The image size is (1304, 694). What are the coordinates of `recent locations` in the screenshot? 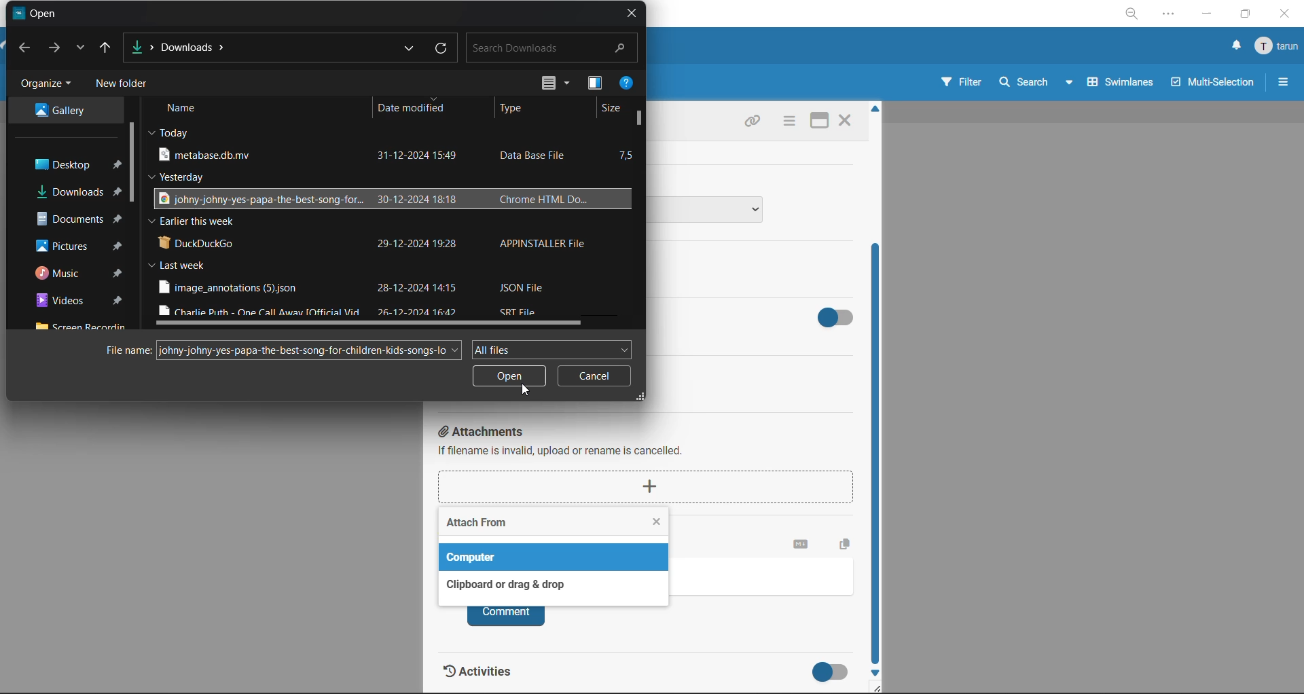 It's located at (82, 45).